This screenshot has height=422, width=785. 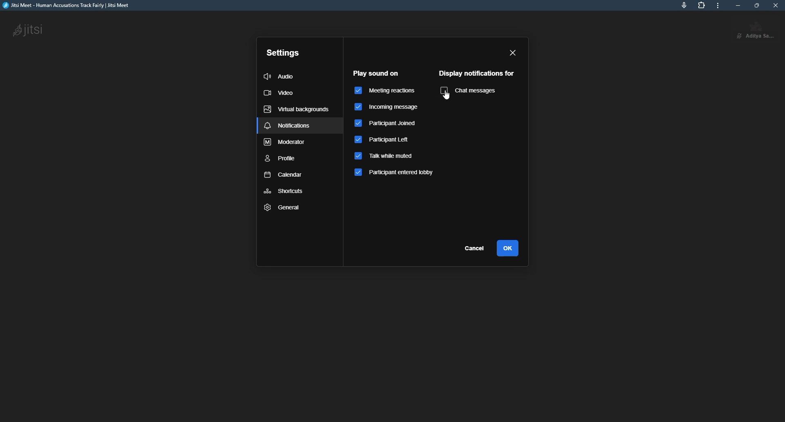 What do you see at coordinates (296, 110) in the screenshot?
I see `virtual backgrounds` at bounding box center [296, 110].